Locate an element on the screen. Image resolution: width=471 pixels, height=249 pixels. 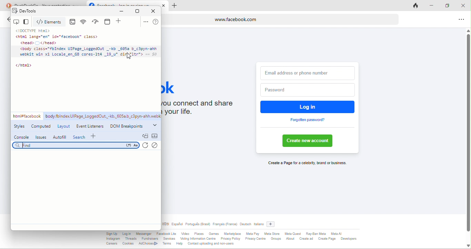
different type of language is located at coordinates (213, 225).